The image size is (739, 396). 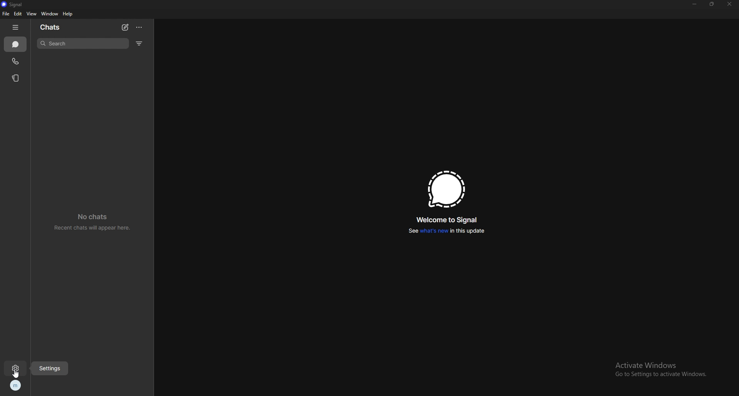 I want to click on stories, so click(x=17, y=78).